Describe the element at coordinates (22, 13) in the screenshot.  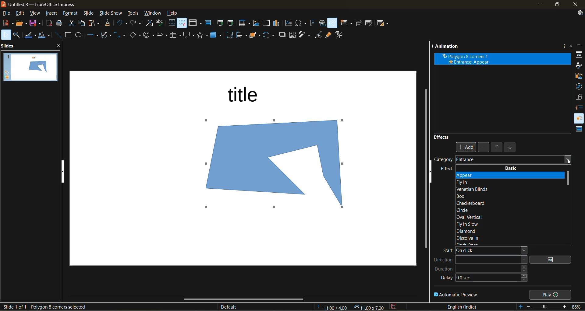
I see `edit` at that location.